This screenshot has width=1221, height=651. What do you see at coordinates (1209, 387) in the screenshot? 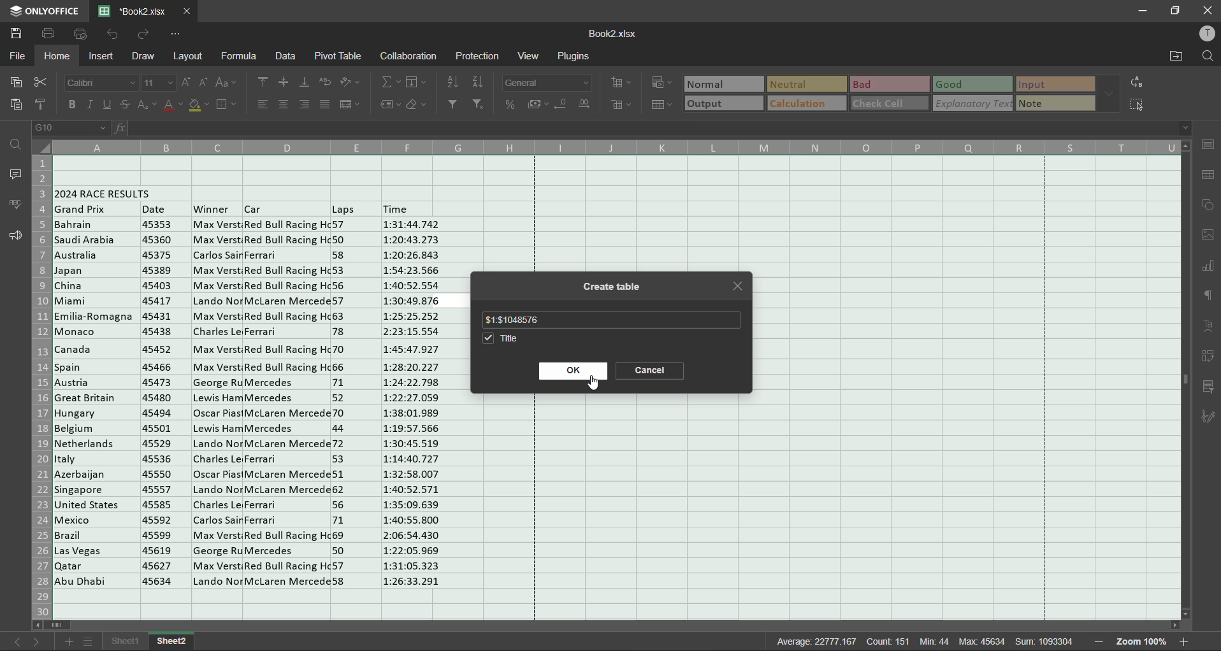
I see `slicer` at bounding box center [1209, 387].